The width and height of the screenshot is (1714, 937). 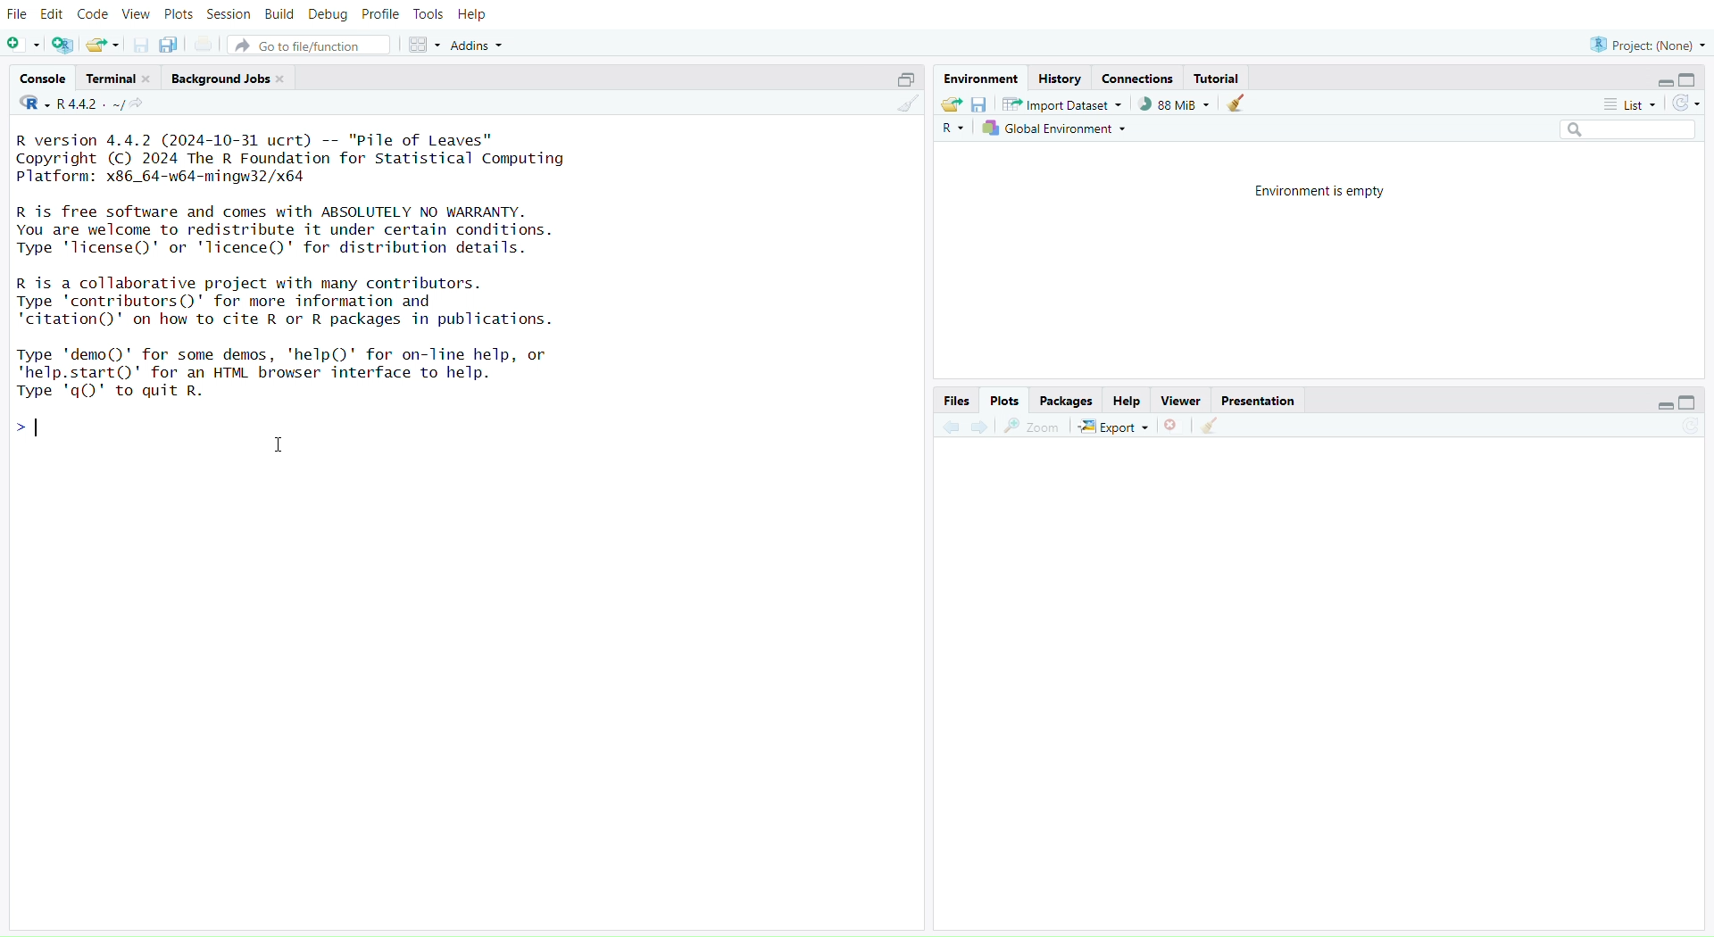 I want to click on clear all plot, so click(x=1212, y=427).